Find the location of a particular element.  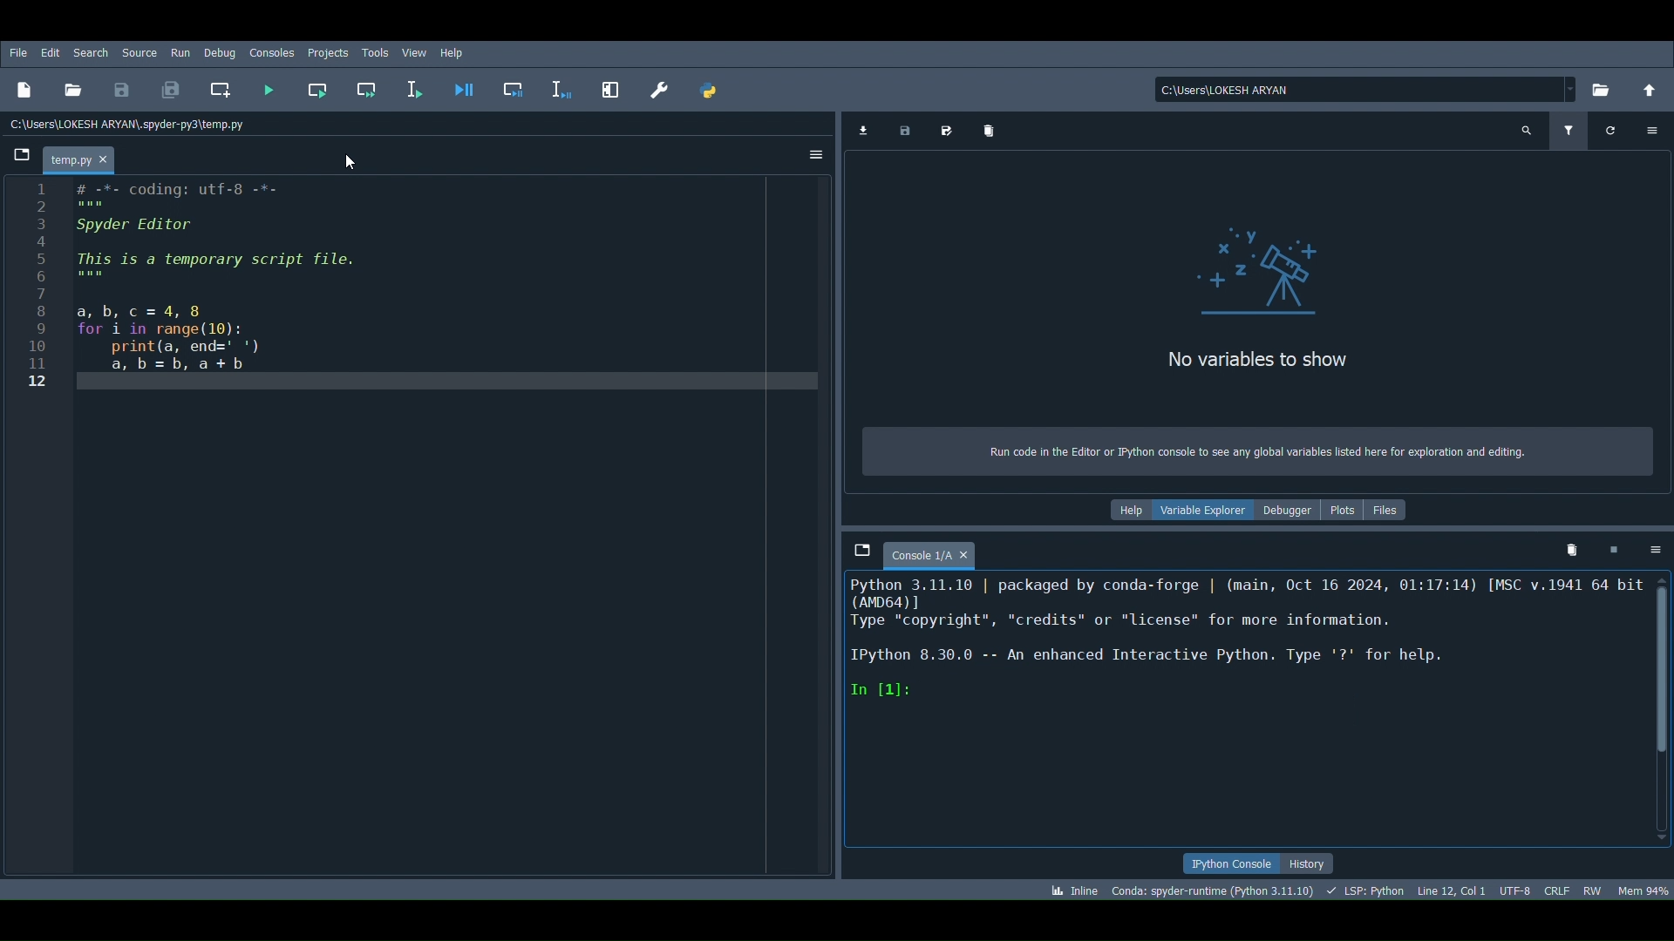

File is located at coordinates (17, 51).